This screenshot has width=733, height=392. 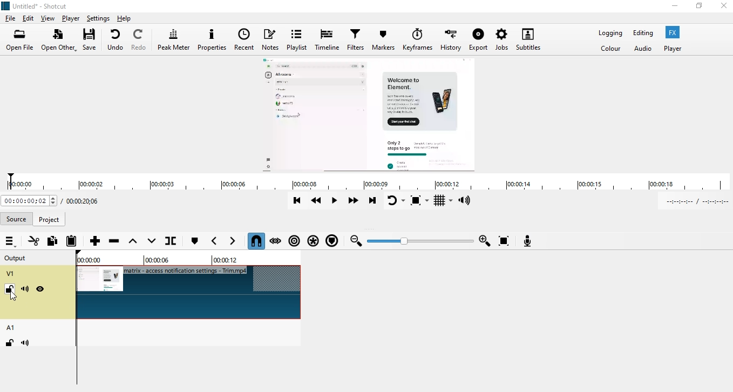 What do you see at coordinates (528, 240) in the screenshot?
I see `record audio` at bounding box center [528, 240].